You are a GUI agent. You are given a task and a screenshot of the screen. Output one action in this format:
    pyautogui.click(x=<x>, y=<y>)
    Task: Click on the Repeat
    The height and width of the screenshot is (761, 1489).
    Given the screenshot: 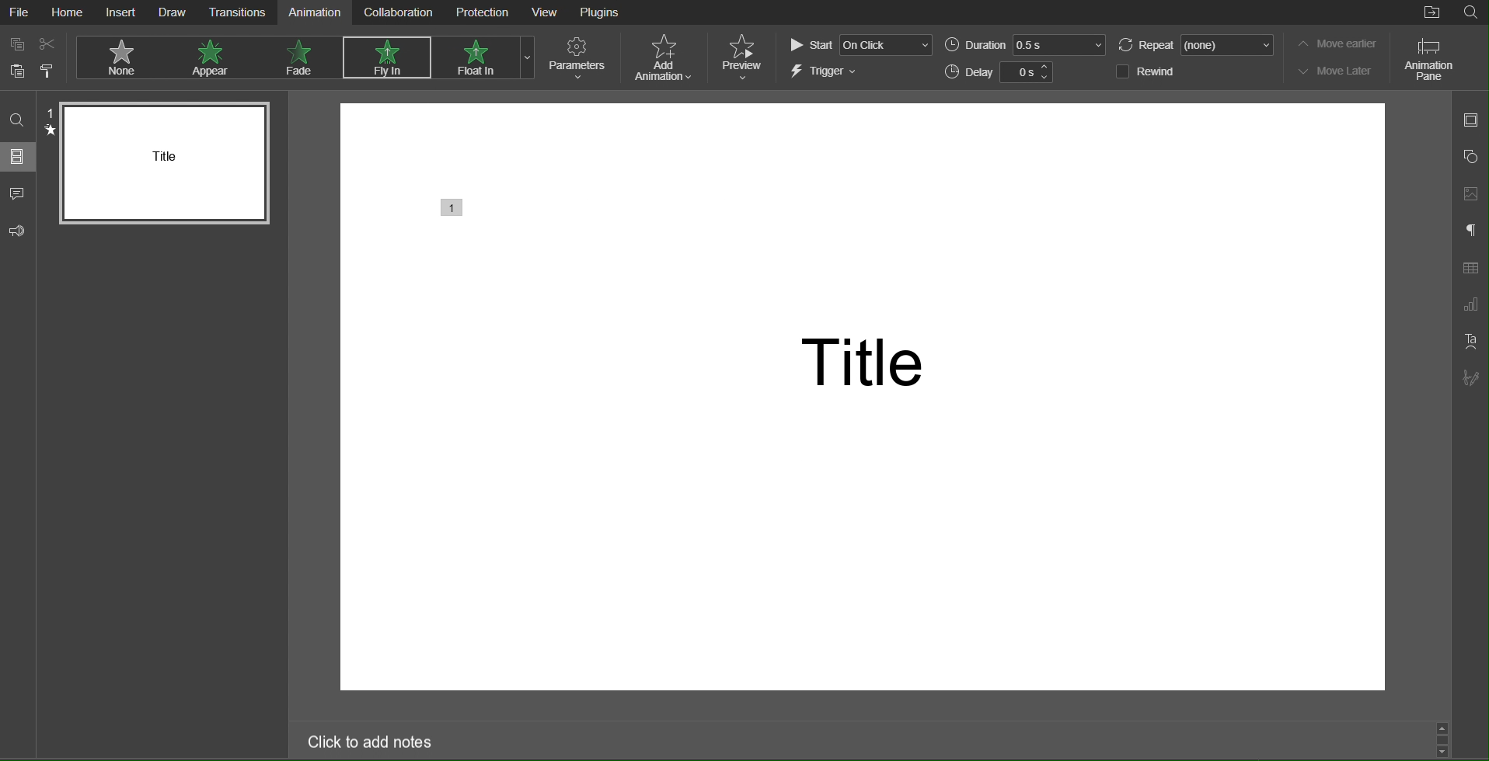 What is the action you would take?
    pyautogui.click(x=1192, y=44)
    